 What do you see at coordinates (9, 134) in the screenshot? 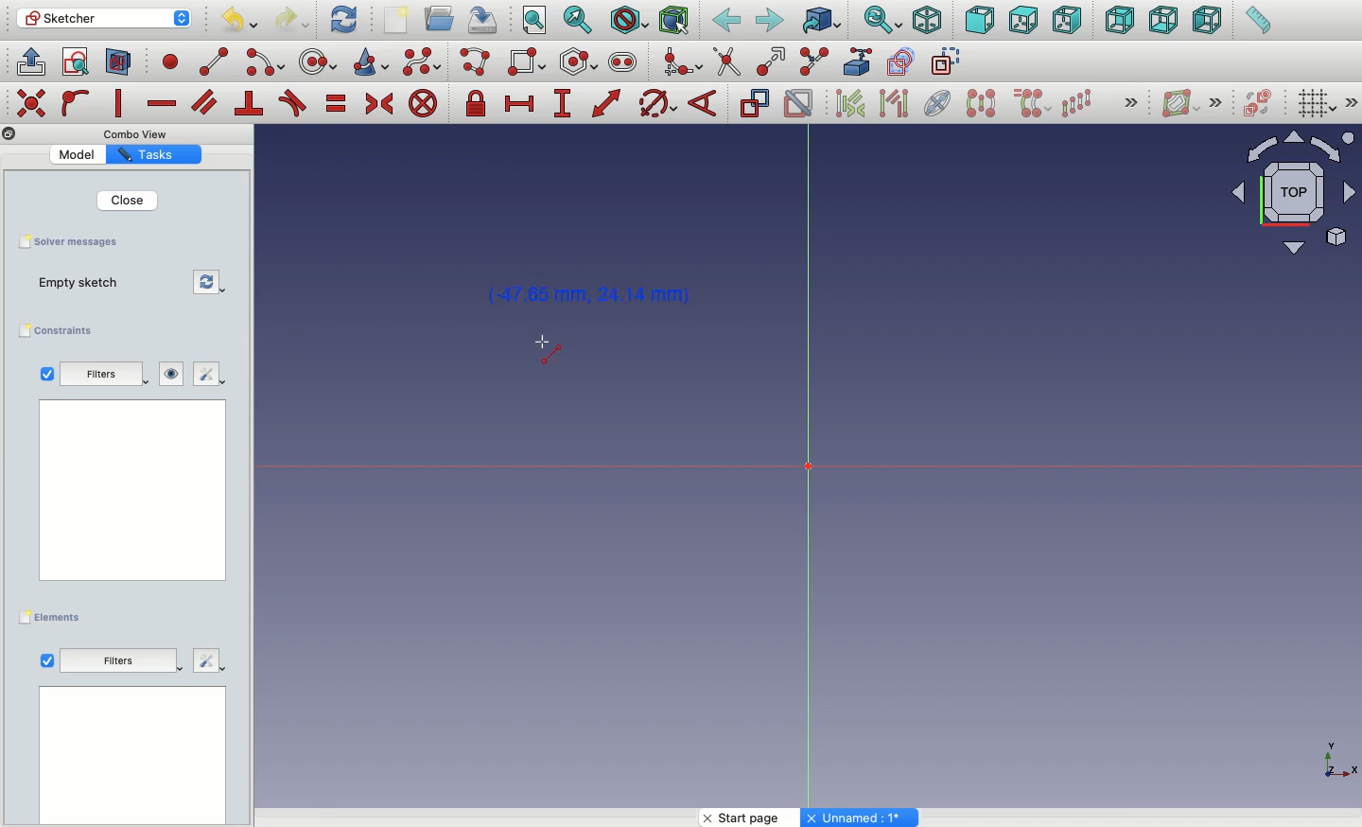
I see `` at bounding box center [9, 134].